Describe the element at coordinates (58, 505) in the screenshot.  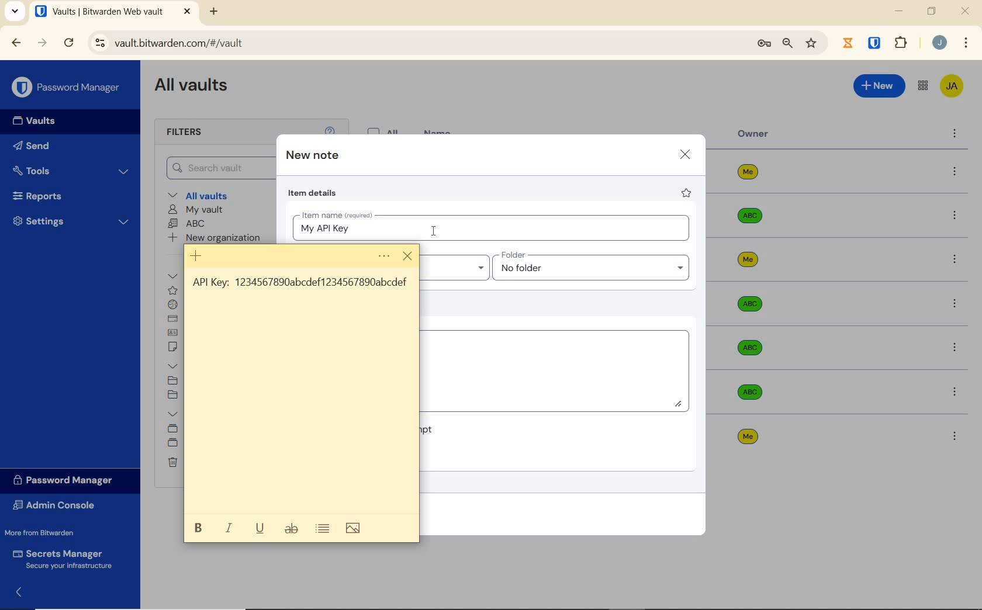
I see `Admin Console` at that location.